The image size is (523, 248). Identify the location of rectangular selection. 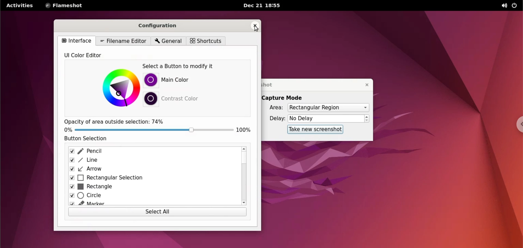
(151, 178).